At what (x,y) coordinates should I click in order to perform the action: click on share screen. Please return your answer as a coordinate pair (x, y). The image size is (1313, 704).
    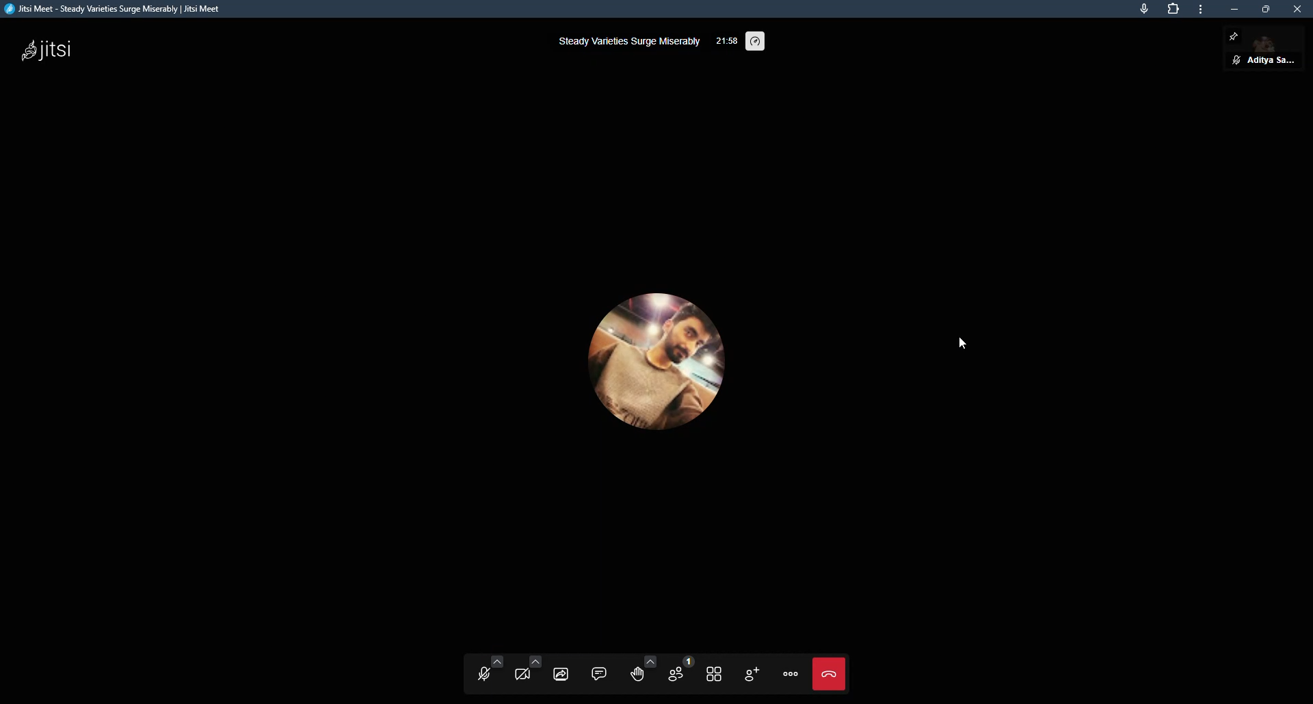
    Looking at the image, I should click on (561, 673).